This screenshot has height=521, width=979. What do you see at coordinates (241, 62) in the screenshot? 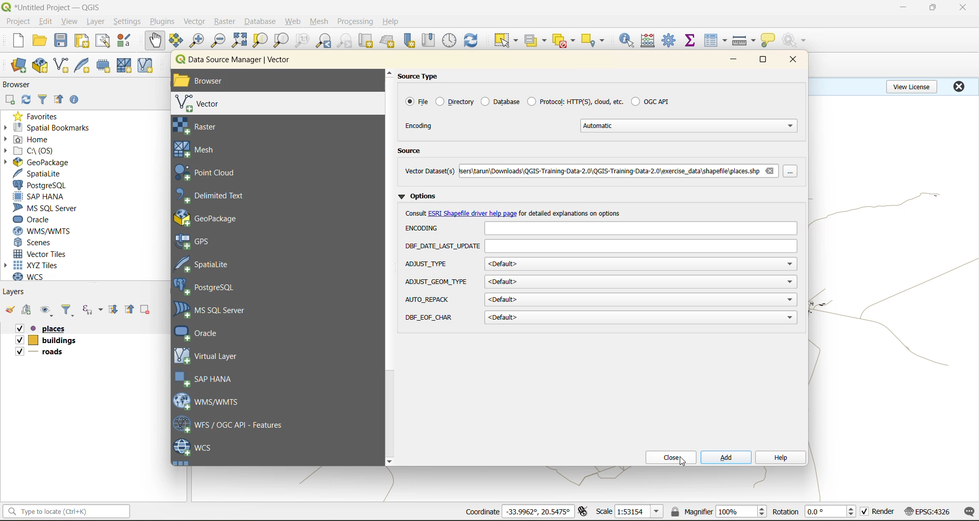
I see `data source manager` at bounding box center [241, 62].